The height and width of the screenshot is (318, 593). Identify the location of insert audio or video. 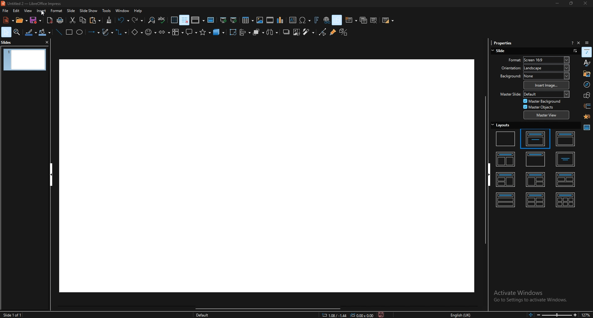
(270, 20).